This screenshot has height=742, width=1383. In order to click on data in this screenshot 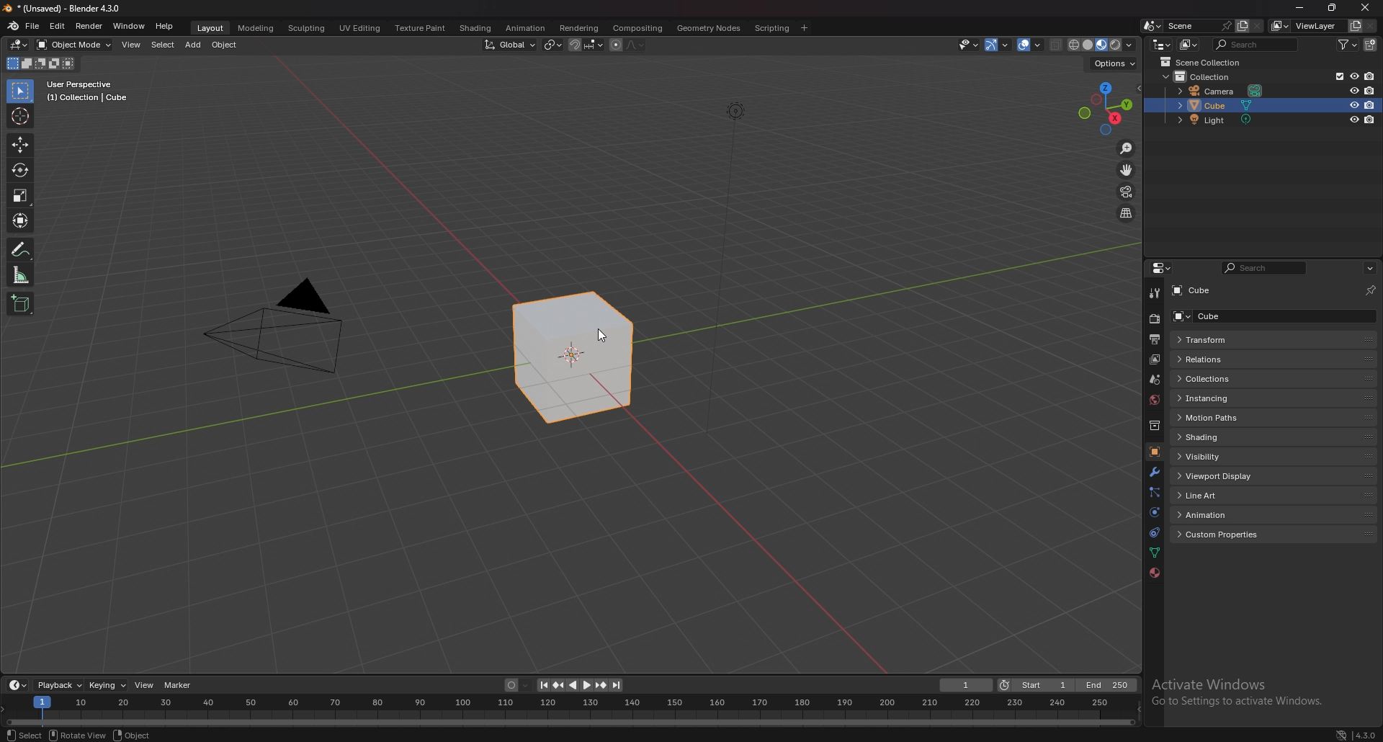, I will do `click(1154, 553)`.